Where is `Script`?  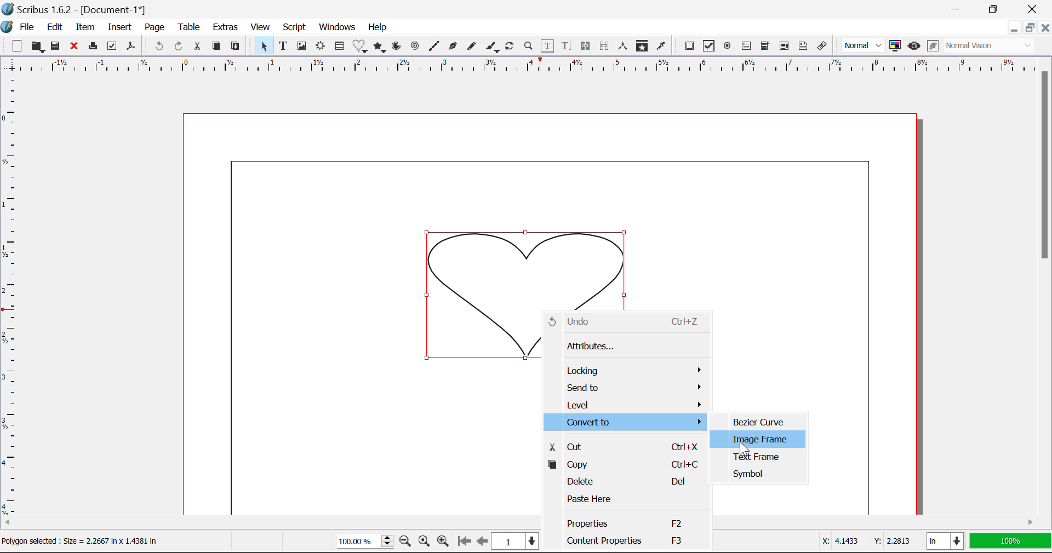
Script is located at coordinates (294, 28).